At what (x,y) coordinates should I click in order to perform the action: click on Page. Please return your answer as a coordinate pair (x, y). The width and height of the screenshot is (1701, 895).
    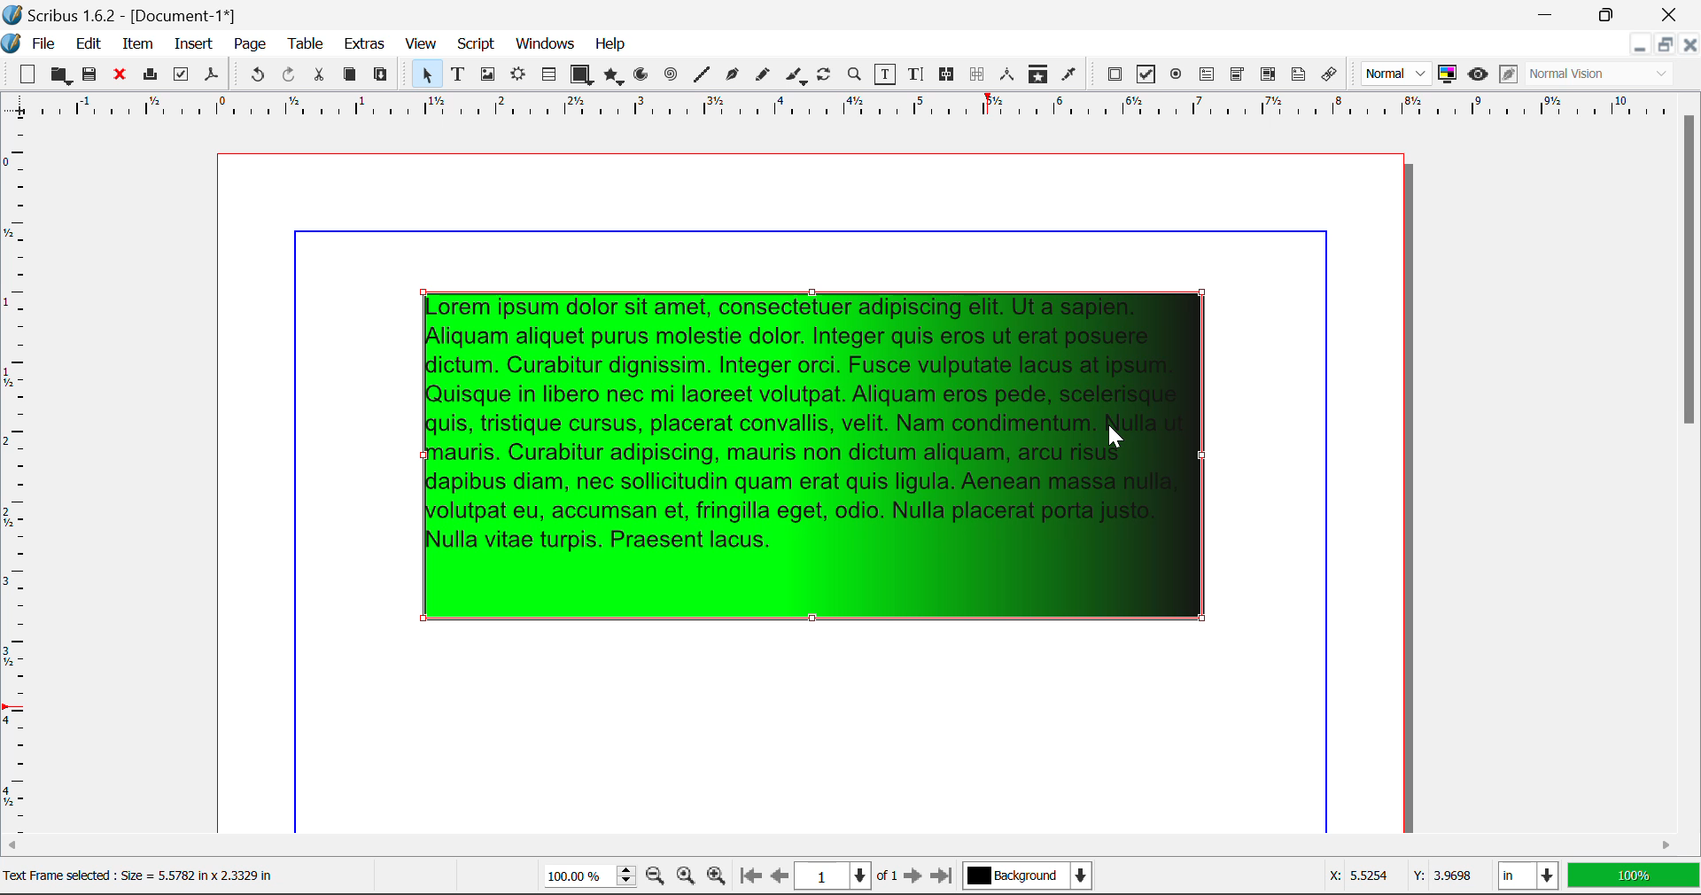
    Looking at the image, I should click on (249, 45).